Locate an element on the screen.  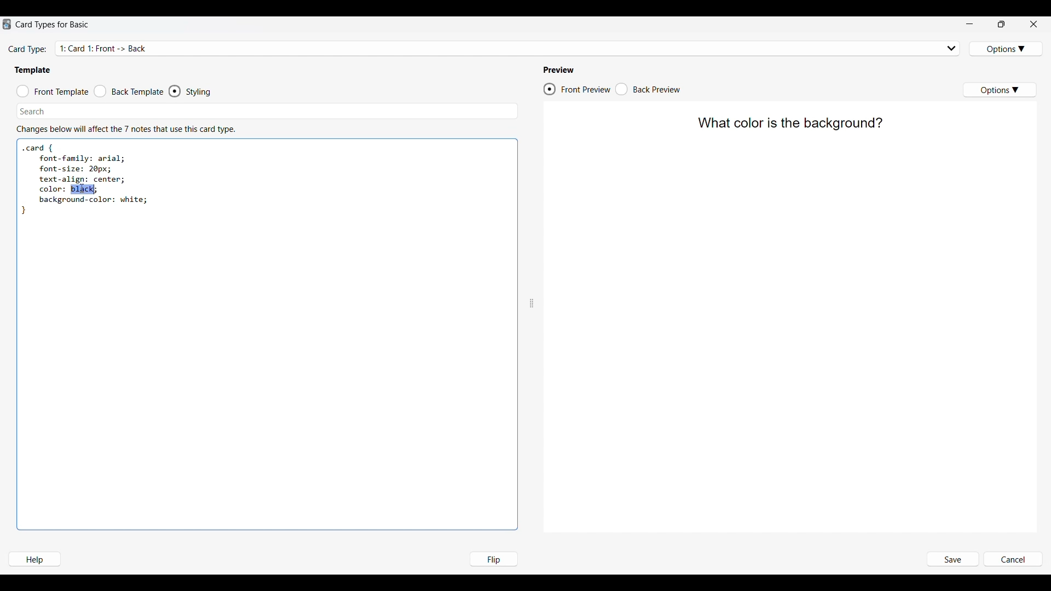
Preview front of card, current selection is located at coordinates (576, 89).